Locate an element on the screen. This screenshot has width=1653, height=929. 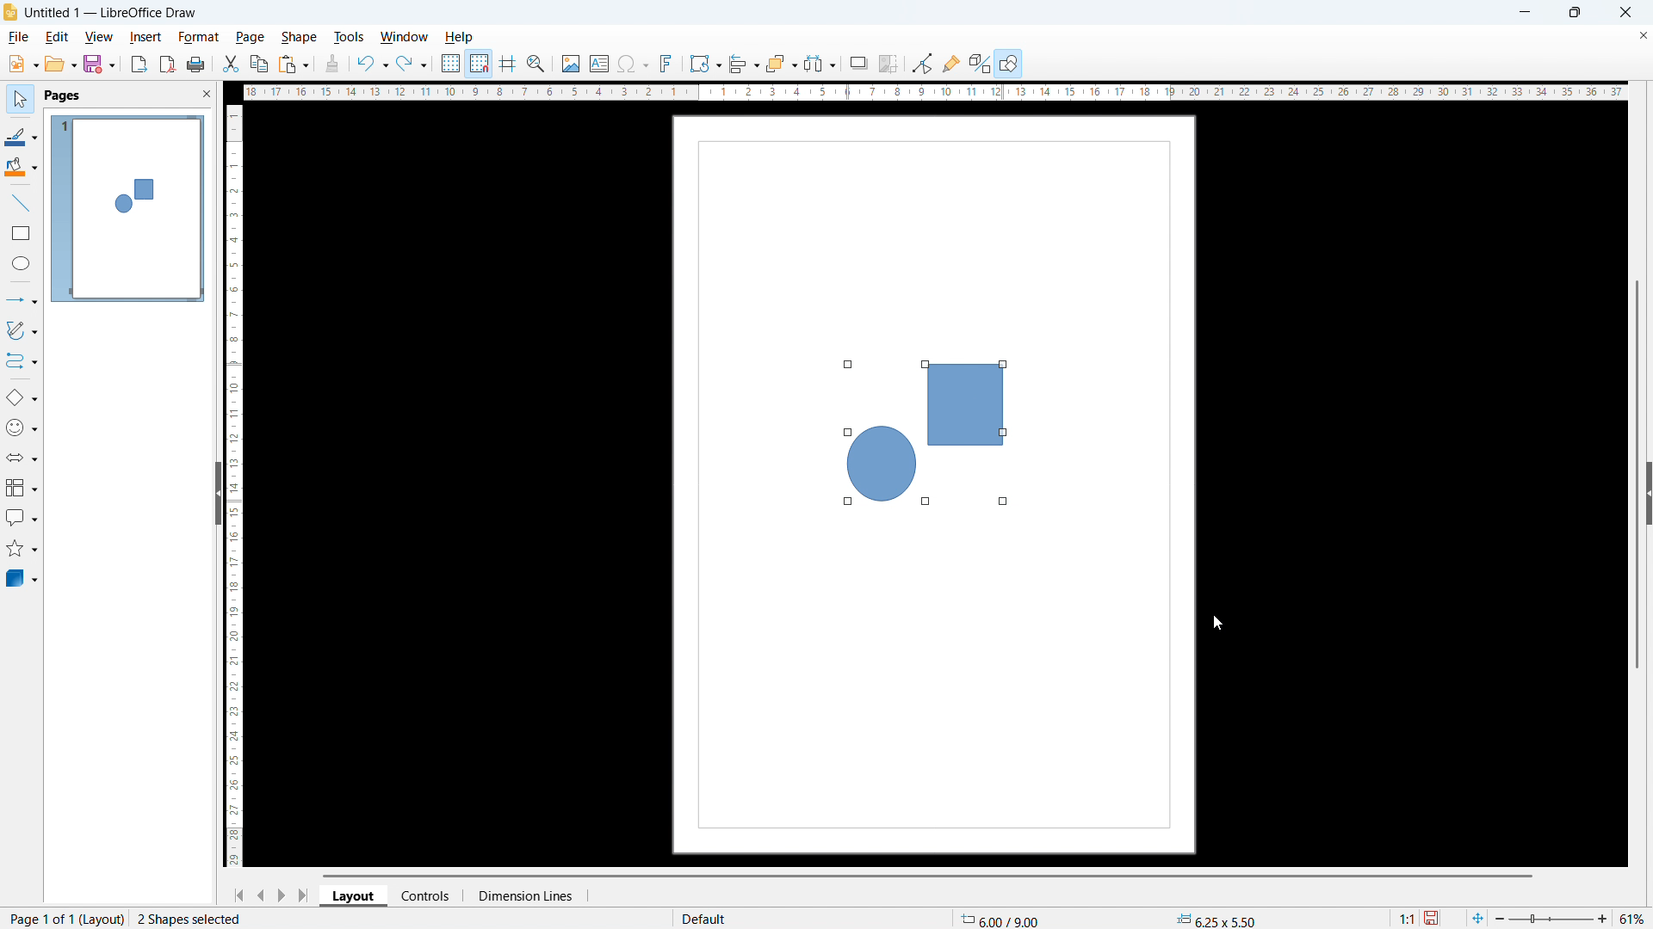
insert image is located at coordinates (571, 65).